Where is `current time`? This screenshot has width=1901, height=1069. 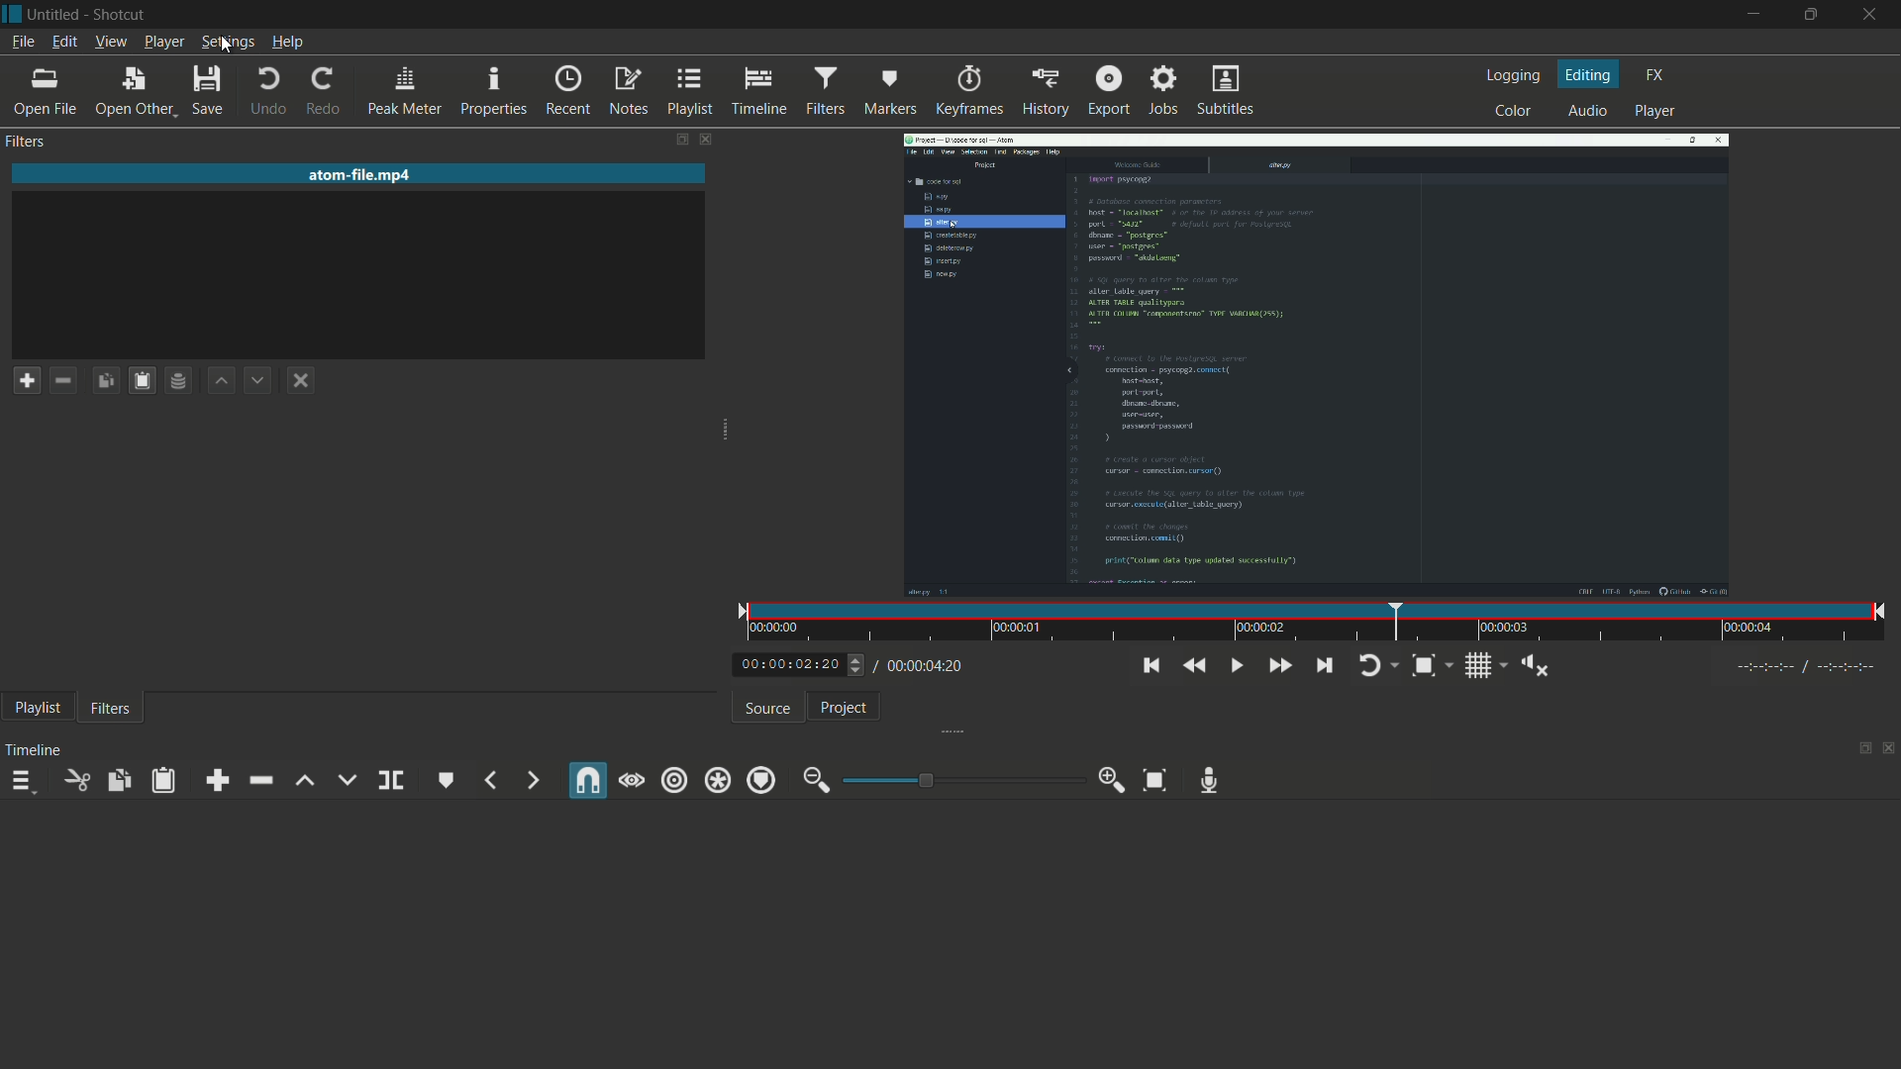
current time is located at coordinates (787, 665).